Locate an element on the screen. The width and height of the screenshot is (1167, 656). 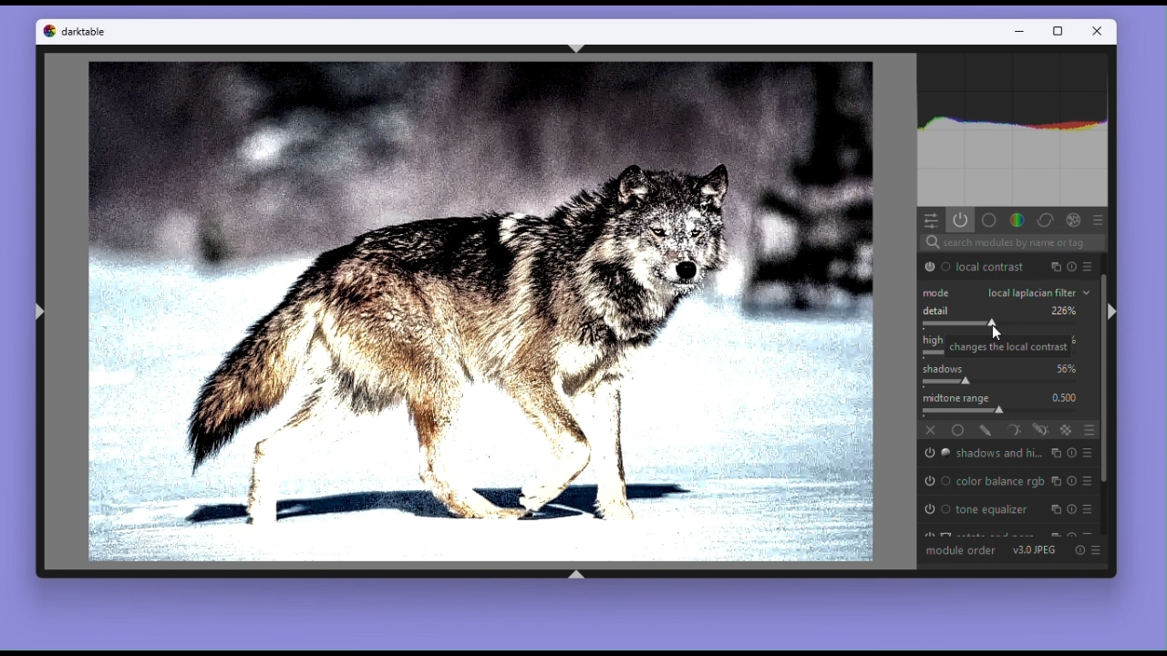
base is located at coordinates (989, 220).